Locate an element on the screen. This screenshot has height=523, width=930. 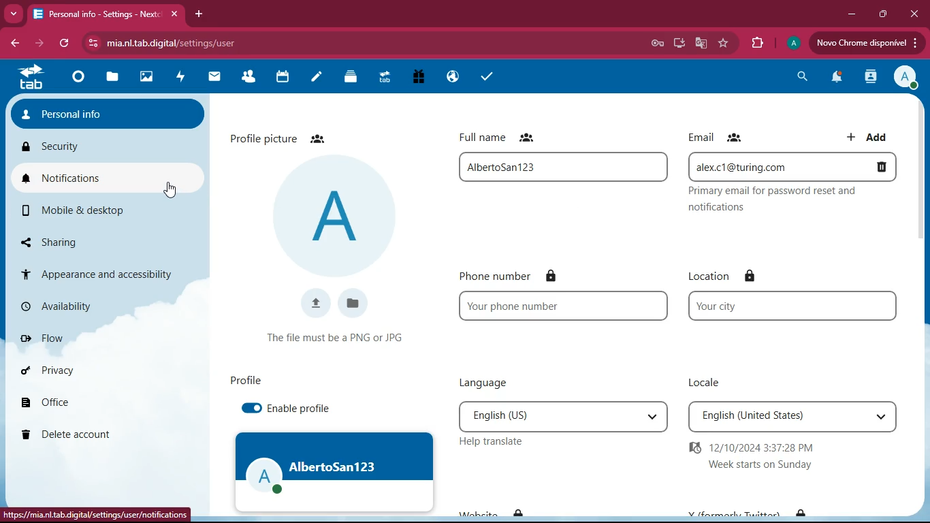
refresh is located at coordinates (63, 44).